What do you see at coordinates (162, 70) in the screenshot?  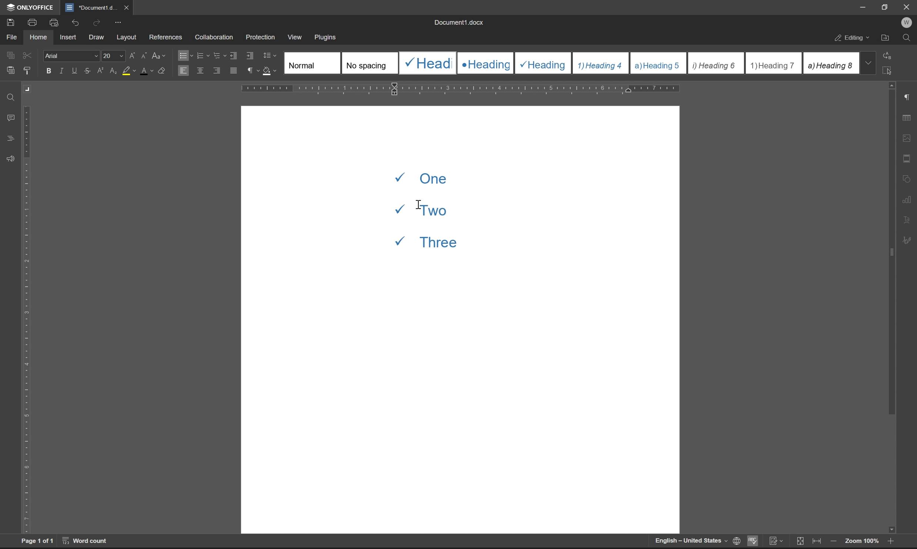 I see `clear style` at bounding box center [162, 70].